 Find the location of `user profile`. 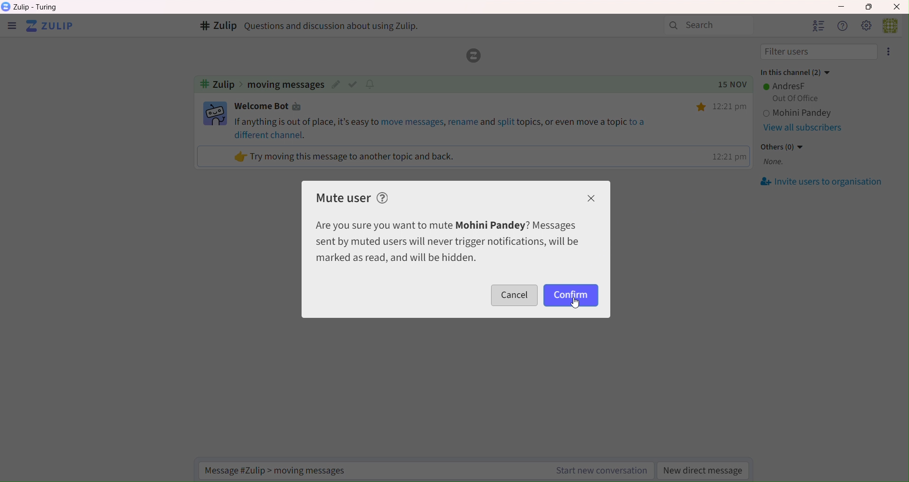

user profile is located at coordinates (216, 113).